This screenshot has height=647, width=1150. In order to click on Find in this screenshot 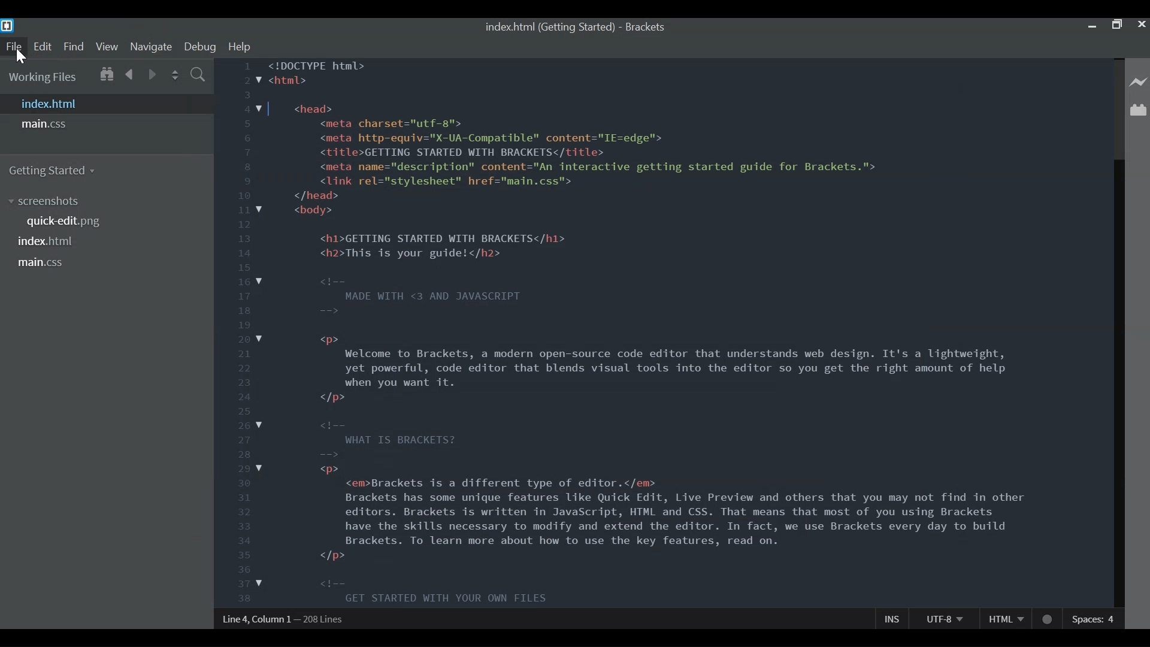, I will do `click(74, 46)`.